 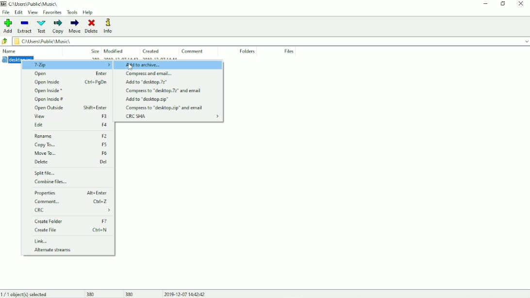 What do you see at coordinates (247, 51) in the screenshot?
I see `Folders` at bounding box center [247, 51].